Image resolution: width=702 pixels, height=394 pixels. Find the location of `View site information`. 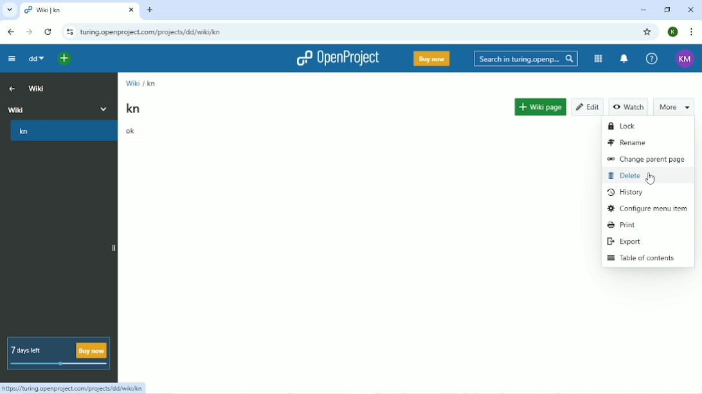

View site information is located at coordinates (69, 33).